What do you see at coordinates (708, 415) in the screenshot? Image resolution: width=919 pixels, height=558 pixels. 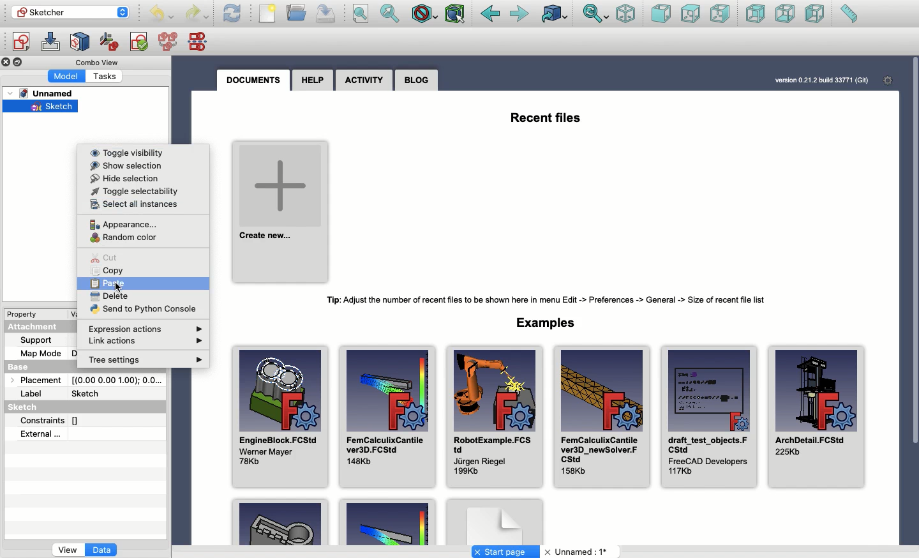 I see `draft_test_objects` at bounding box center [708, 415].